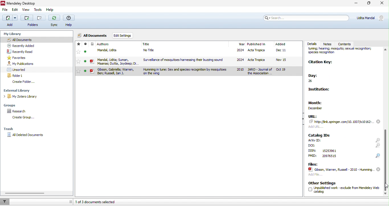 The height and width of the screenshot is (206, 389). I want to click on link, so click(342, 121).